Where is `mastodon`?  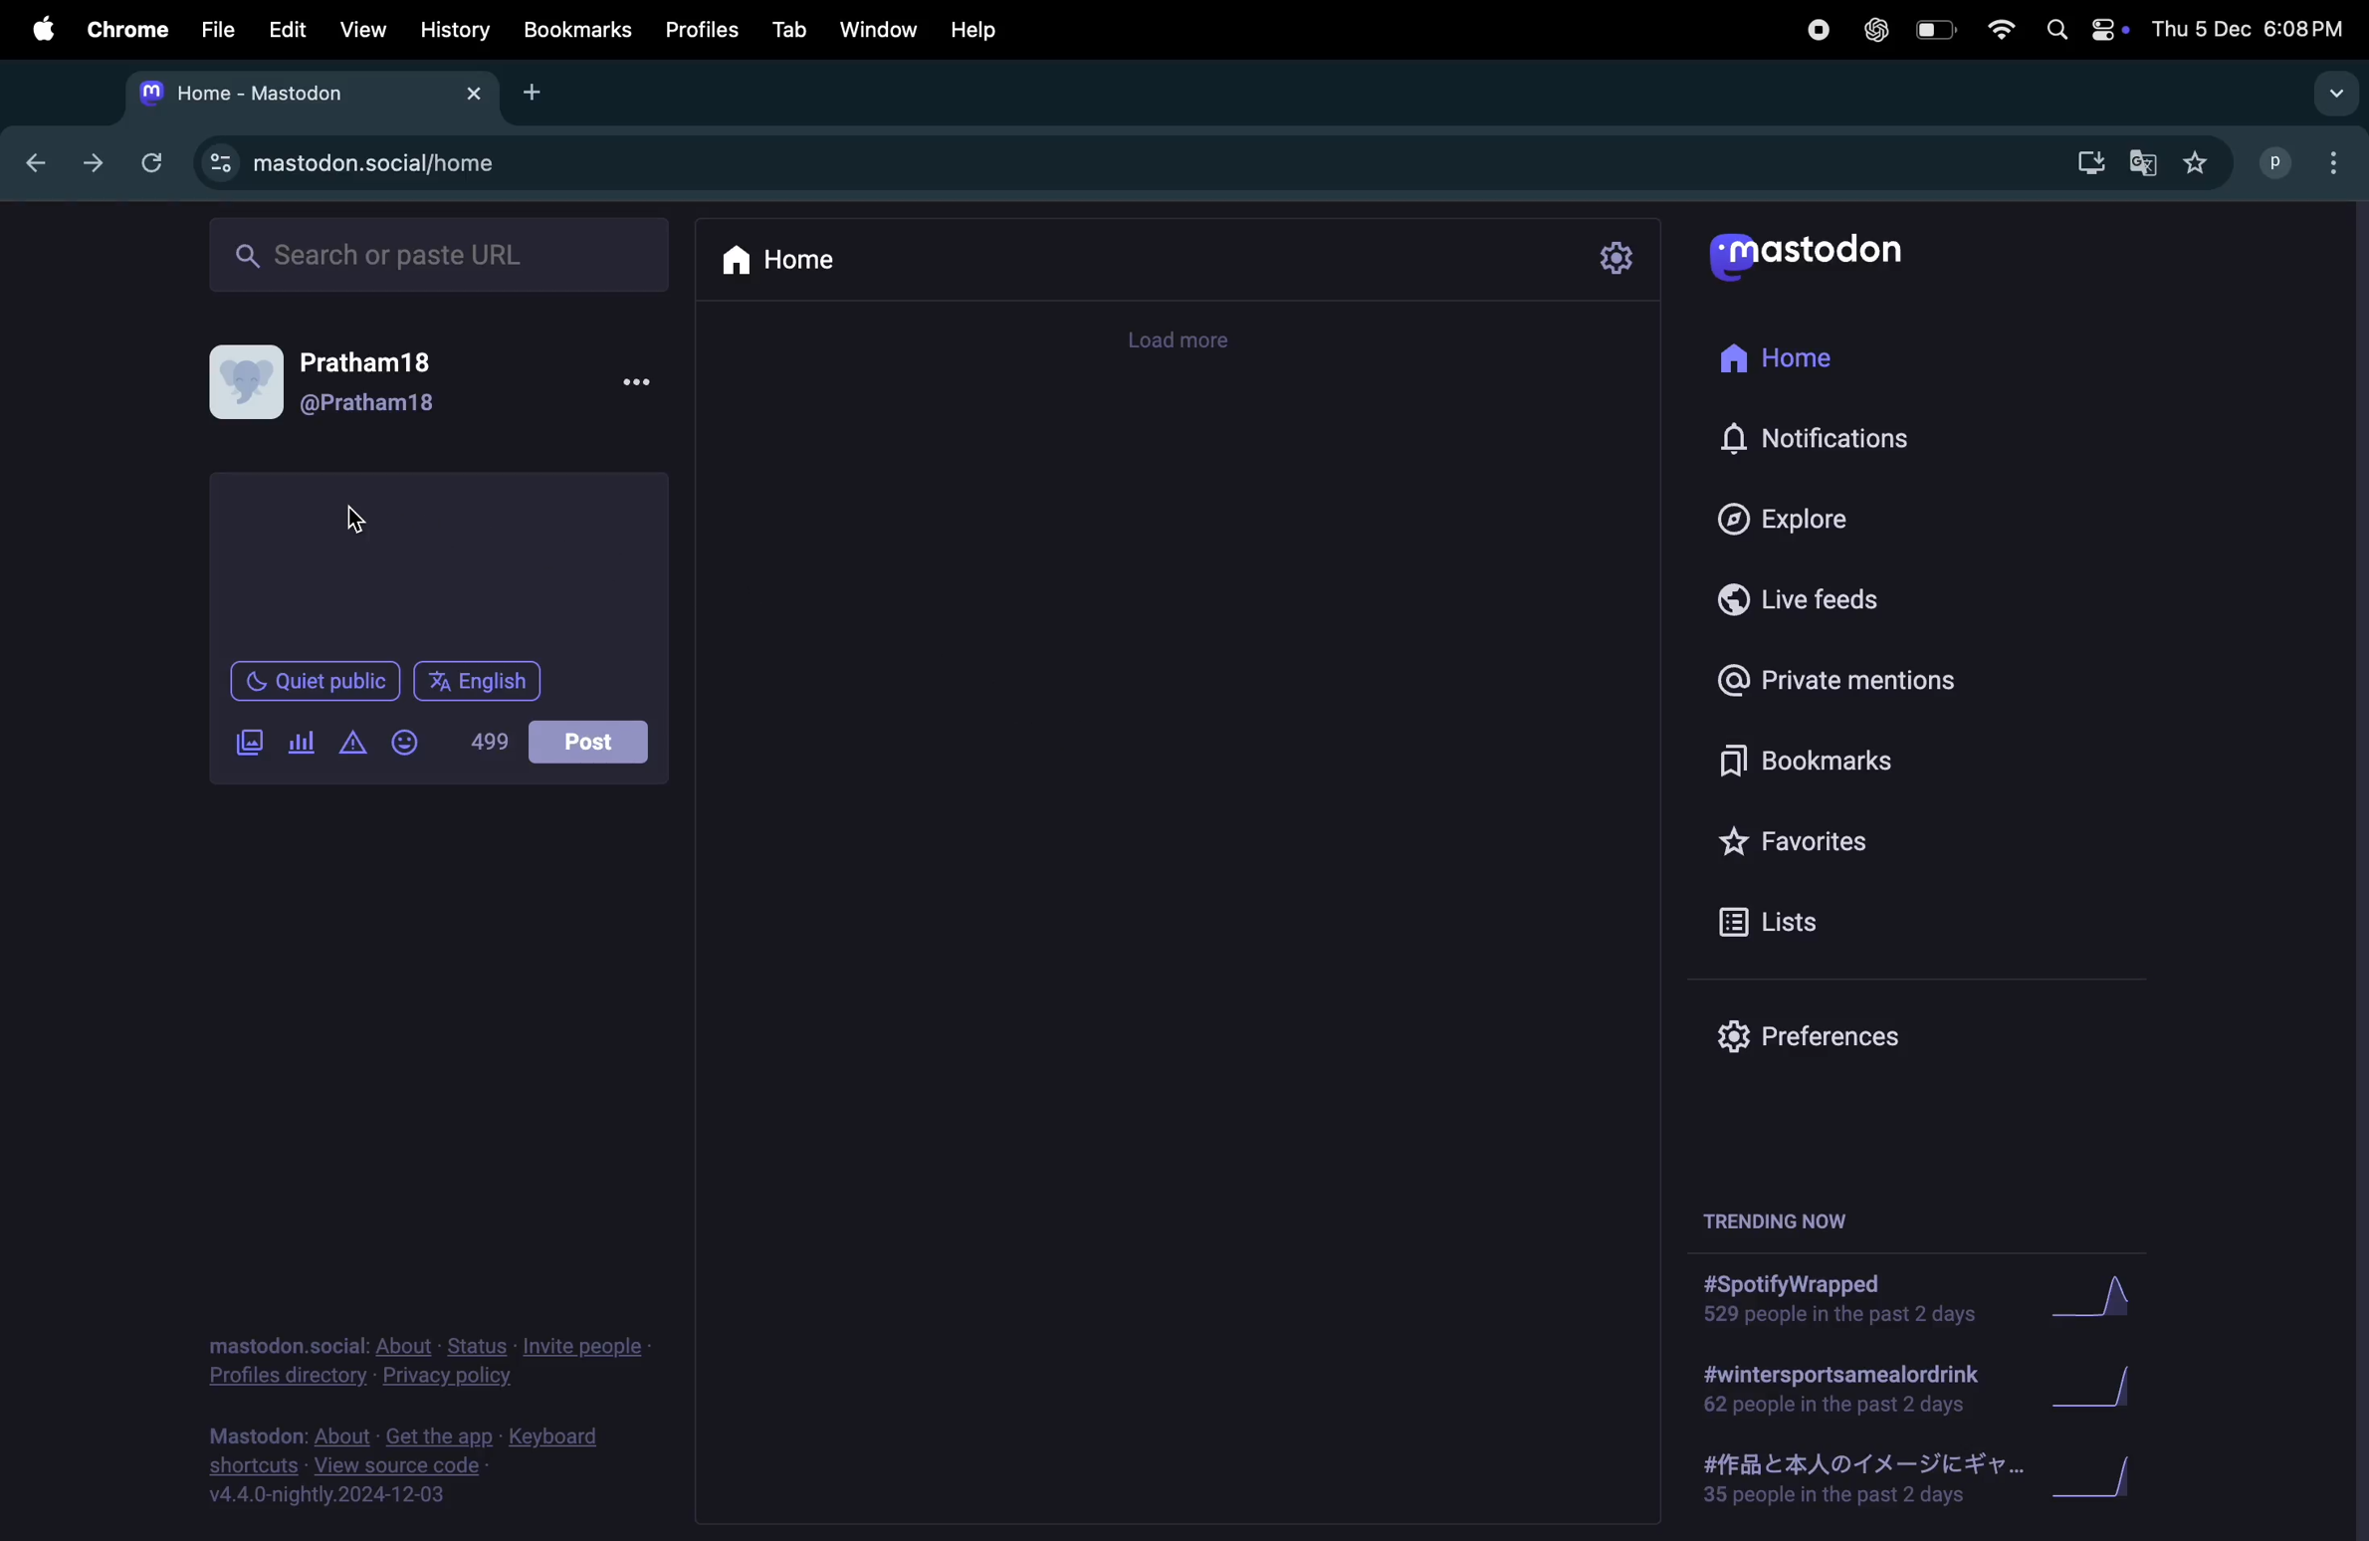
mastodon is located at coordinates (1824, 254).